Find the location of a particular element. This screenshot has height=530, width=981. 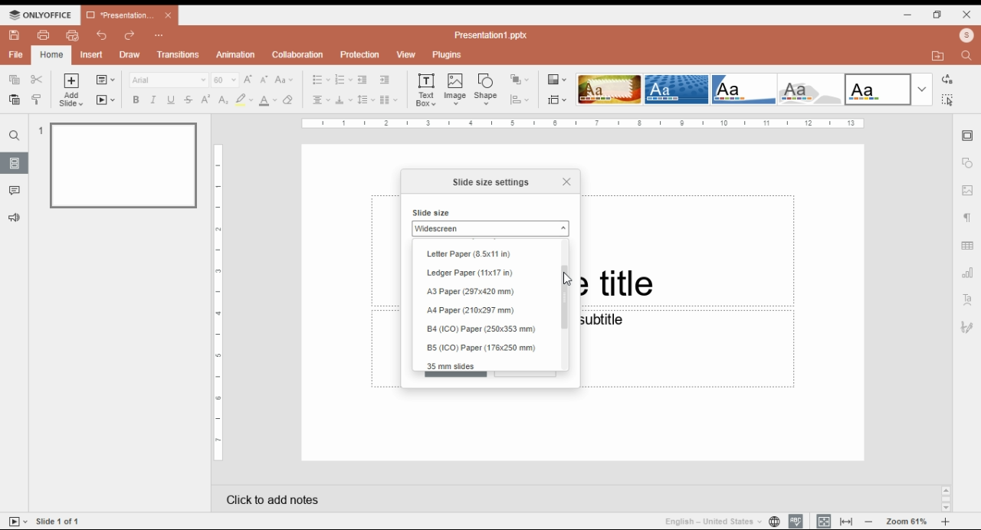

*Presentation1 is located at coordinates (130, 15).